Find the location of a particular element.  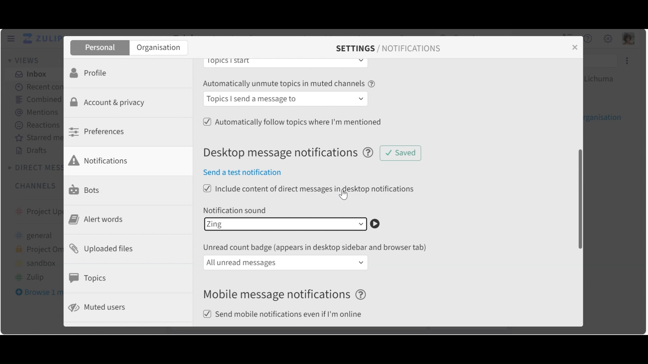

Alert Words is located at coordinates (99, 219).